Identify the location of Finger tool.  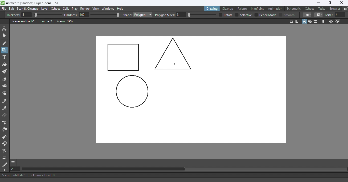
(5, 94).